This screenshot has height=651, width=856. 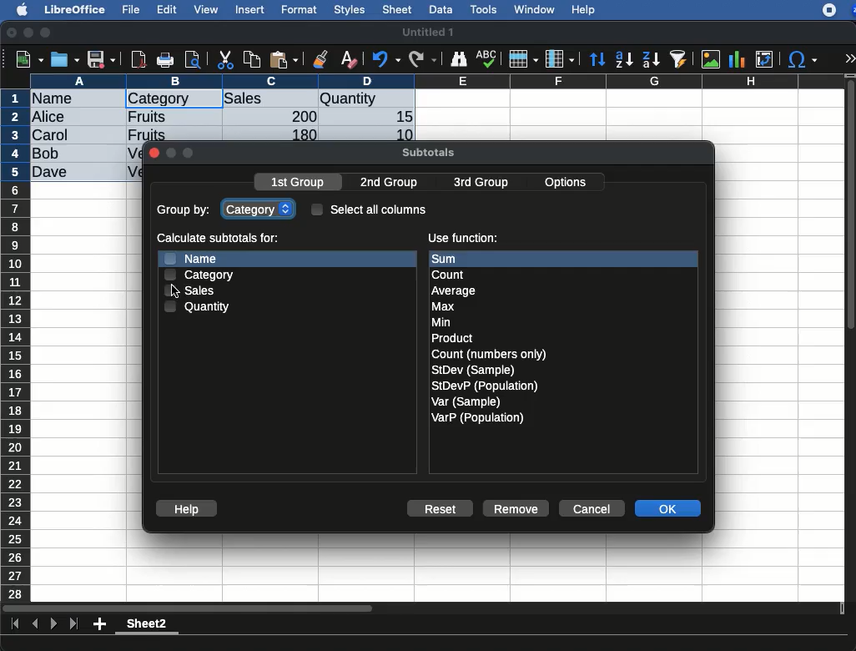 What do you see at coordinates (147, 626) in the screenshot?
I see `sheet 2` at bounding box center [147, 626].